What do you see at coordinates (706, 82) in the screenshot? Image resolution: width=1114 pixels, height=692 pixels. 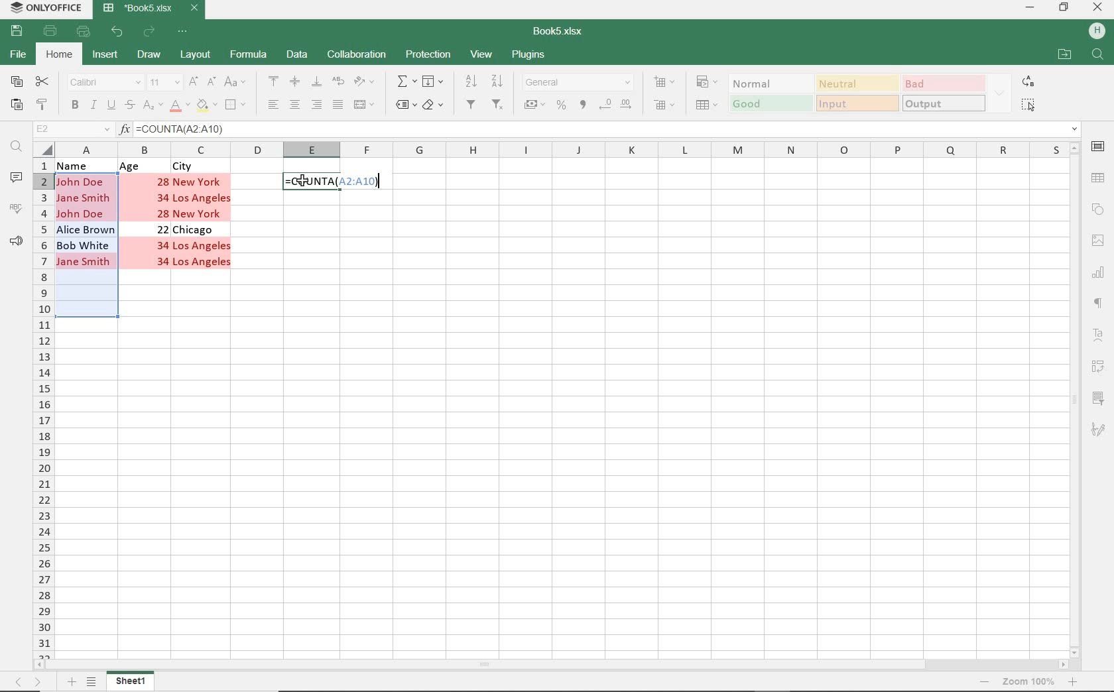 I see `CONDITIONAL FORMATTING` at bounding box center [706, 82].